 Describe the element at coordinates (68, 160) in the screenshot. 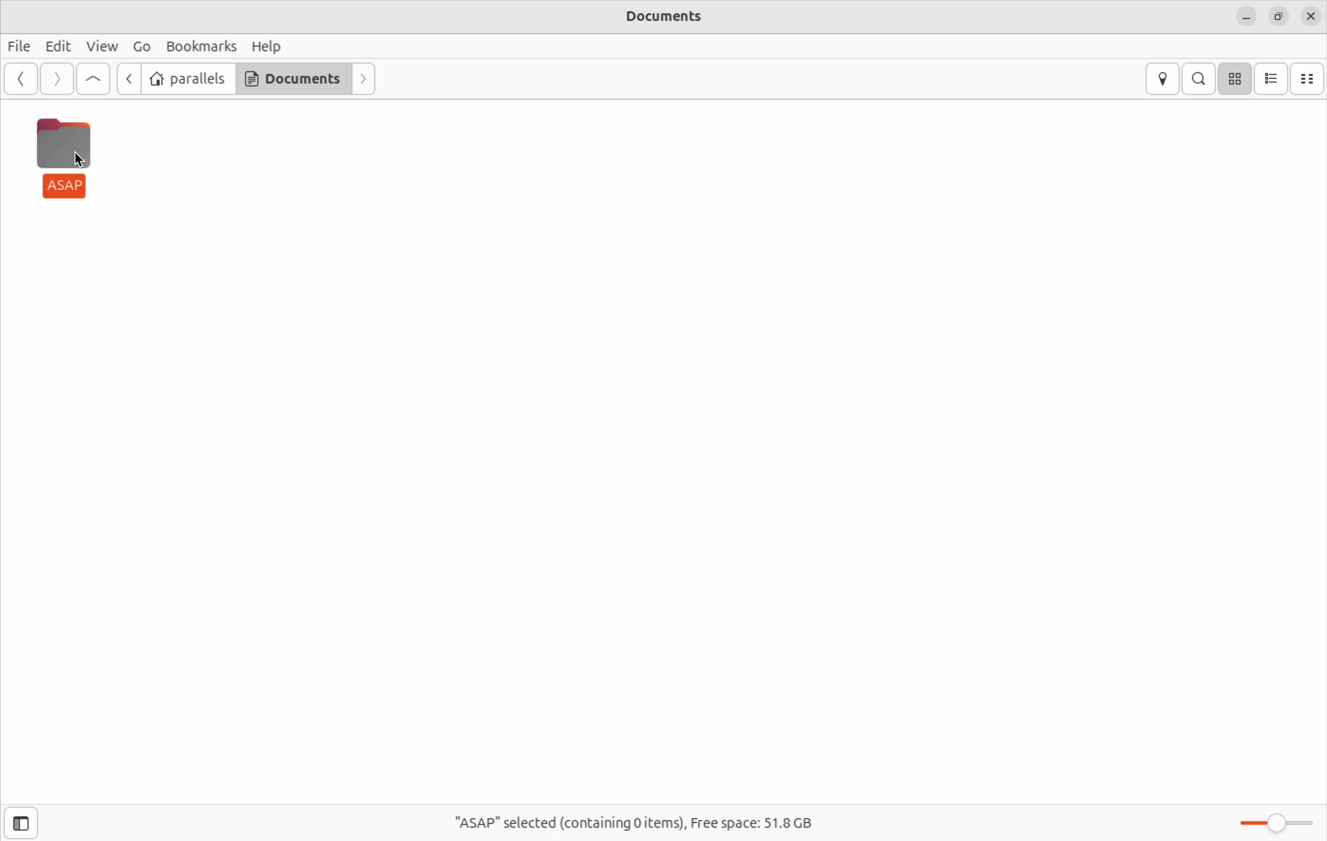

I see `ASAP` at that location.